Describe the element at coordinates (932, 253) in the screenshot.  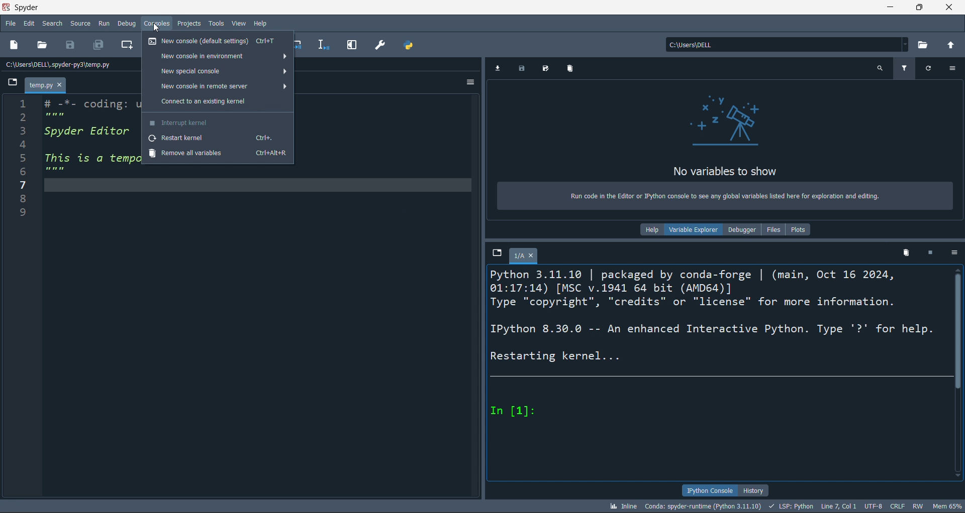
I see `stop kernel` at that location.